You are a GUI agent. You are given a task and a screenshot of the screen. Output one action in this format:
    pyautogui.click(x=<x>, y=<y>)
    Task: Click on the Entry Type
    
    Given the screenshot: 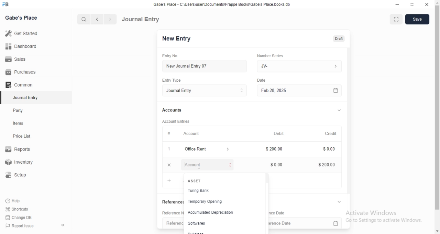 What is the action you would take?
    pyautogui.click(x=175, y=80)
    